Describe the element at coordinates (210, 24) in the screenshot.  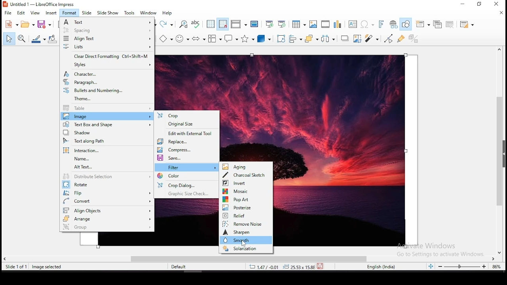
I see `display grid` at that location.